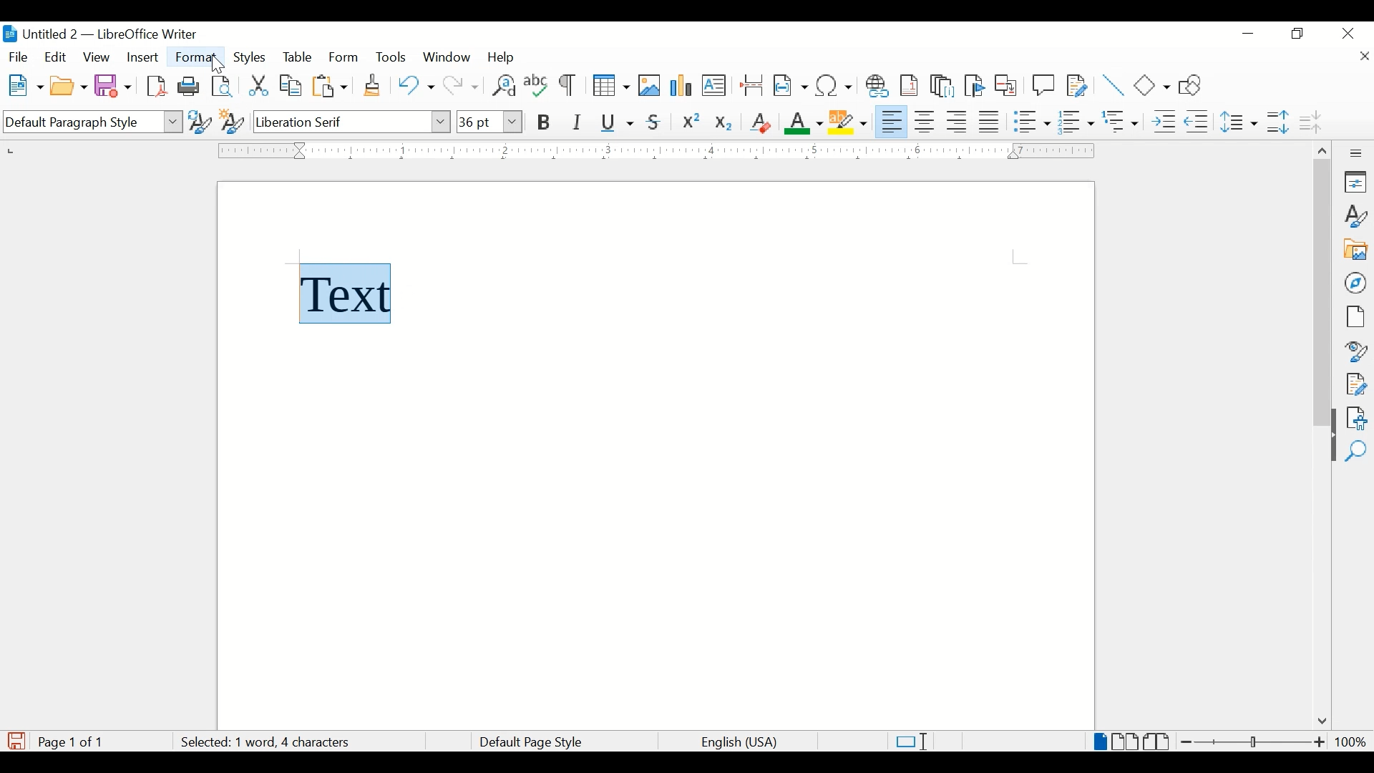  Describe the element at coordinates (19, 58) in the screenshot. I see `fiel` at that location.